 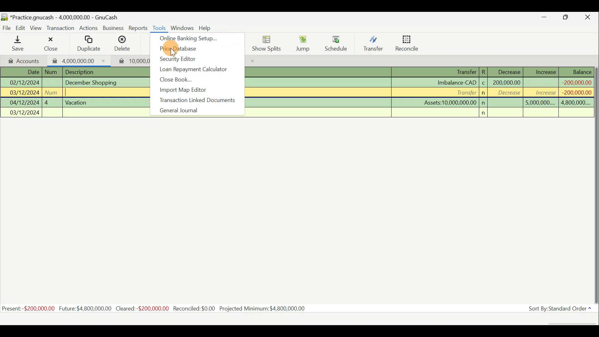 What do you see at coordinates (372, 44) in the screenshot?
I see `Transfer` at bounding box center [372, 44].